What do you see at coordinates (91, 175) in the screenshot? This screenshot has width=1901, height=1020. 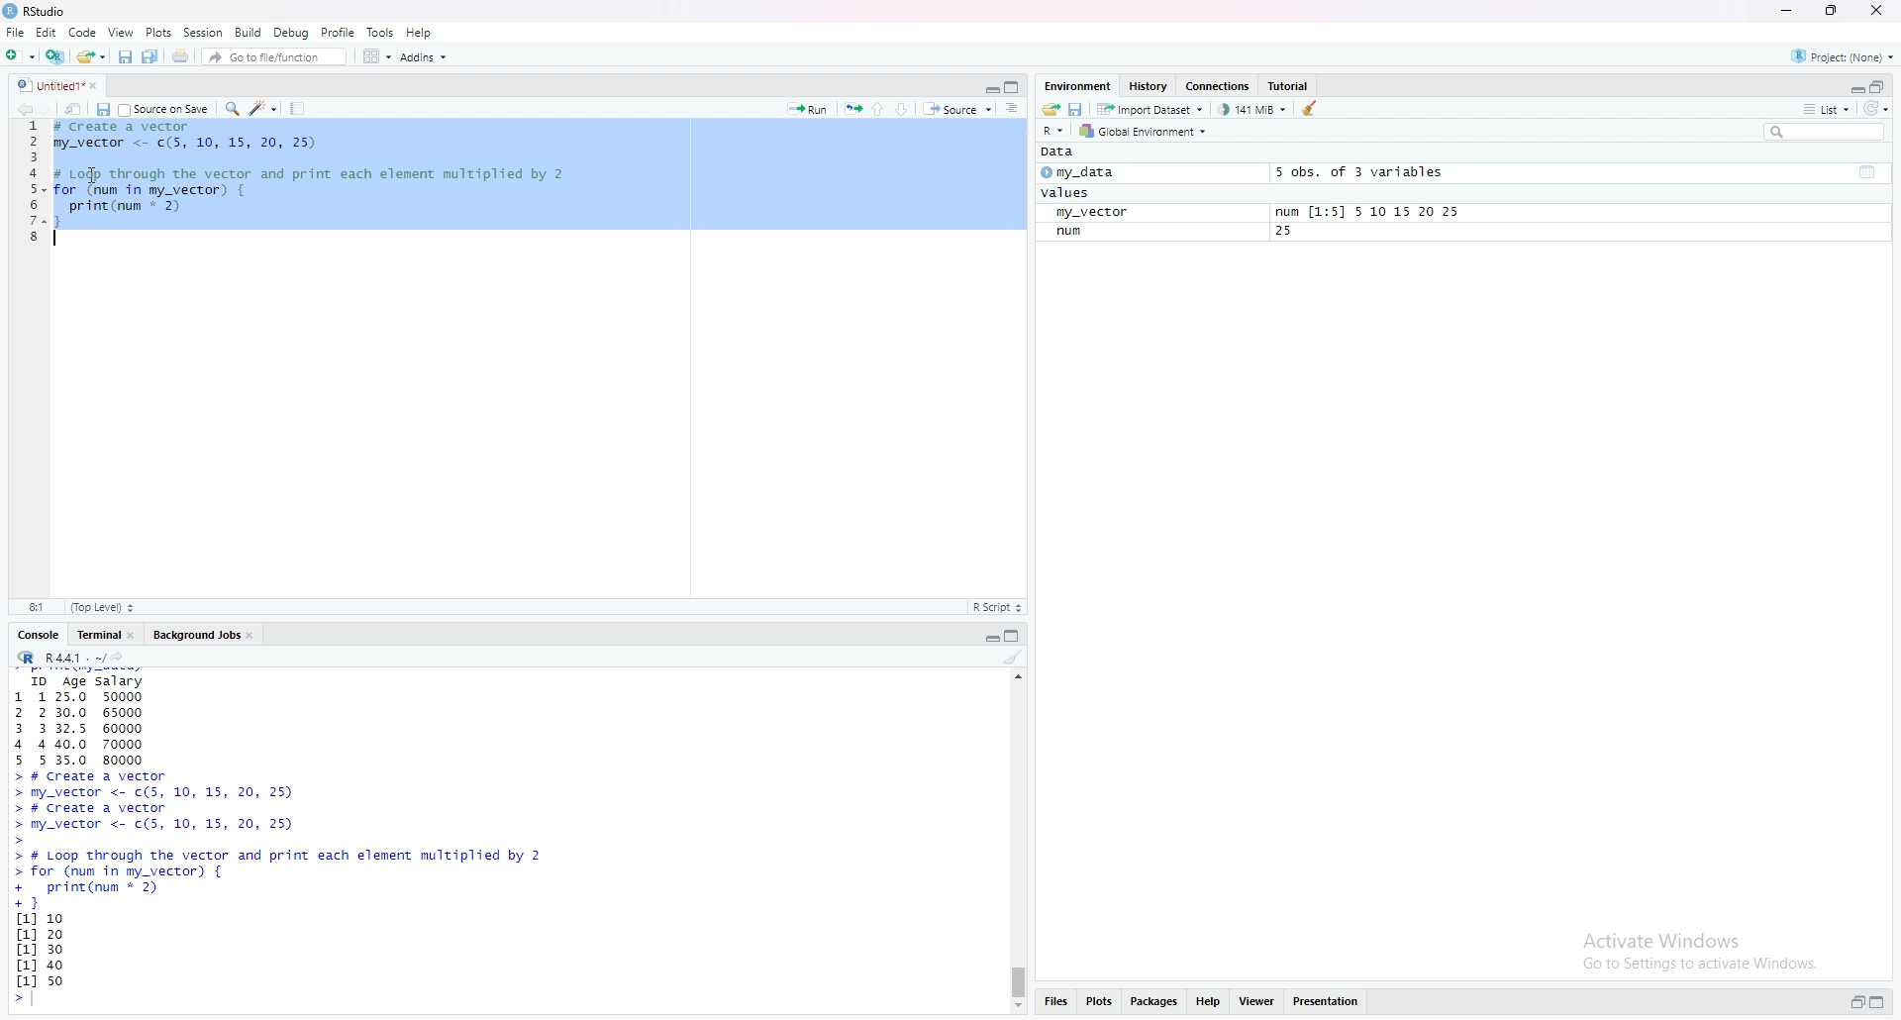 I see `cursor` at bounding box center [91, 175].